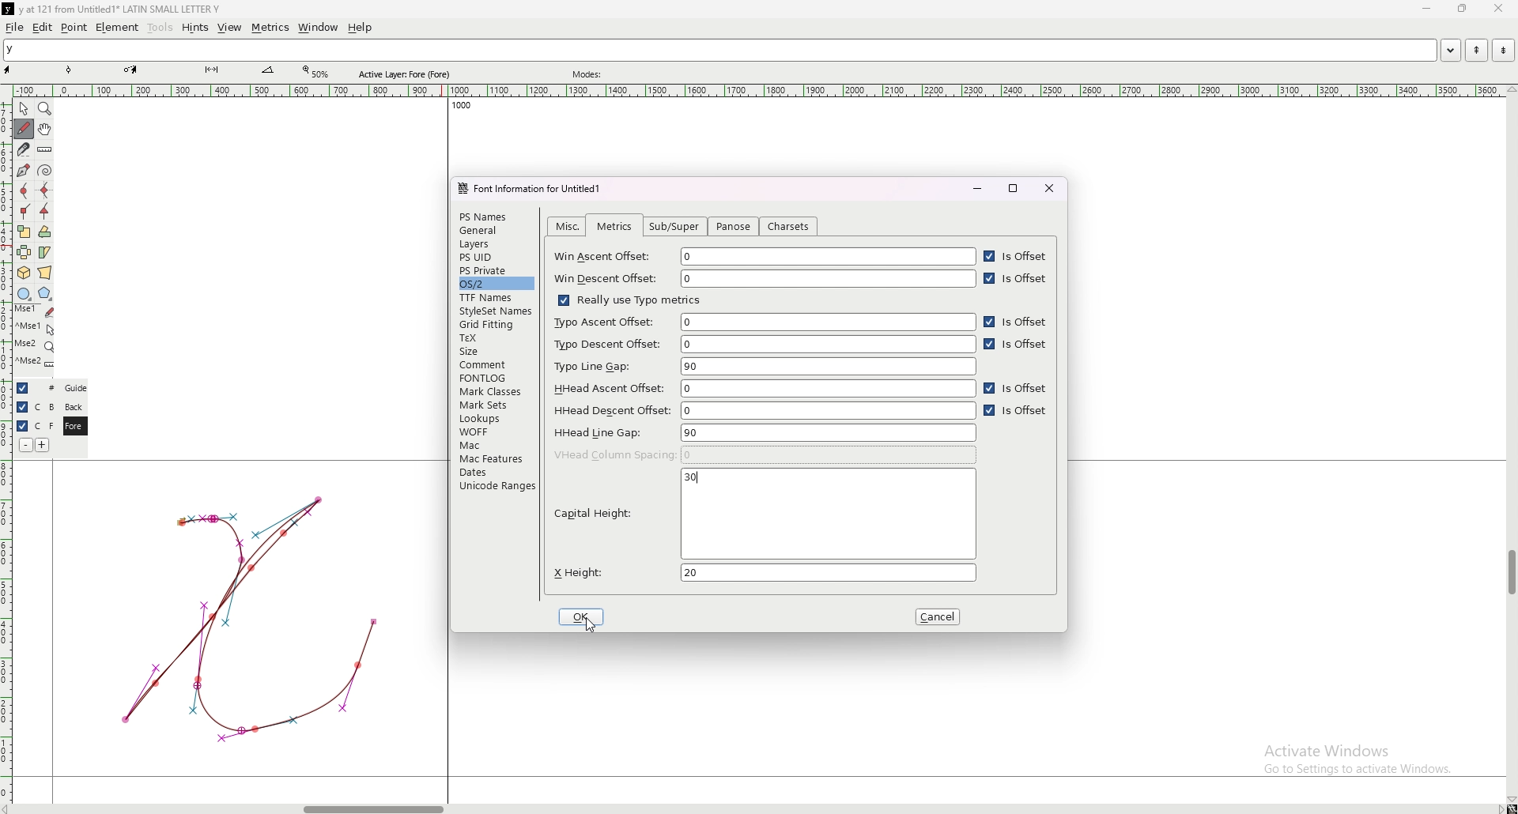 This screenshot has height=814, width=1518. What do you see at coordinates (614, 227) in the screenshot?
I see `metrics` at bounding box center [614, 227].